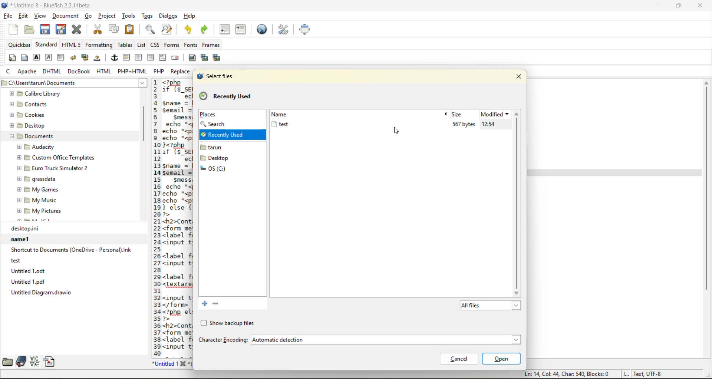 The width and height of the screenshot is (712, 379). I want to click on search, so click(218, 125).